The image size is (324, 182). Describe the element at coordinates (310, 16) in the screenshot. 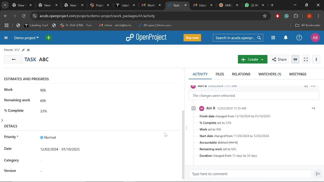

I see `Profile` at that location.